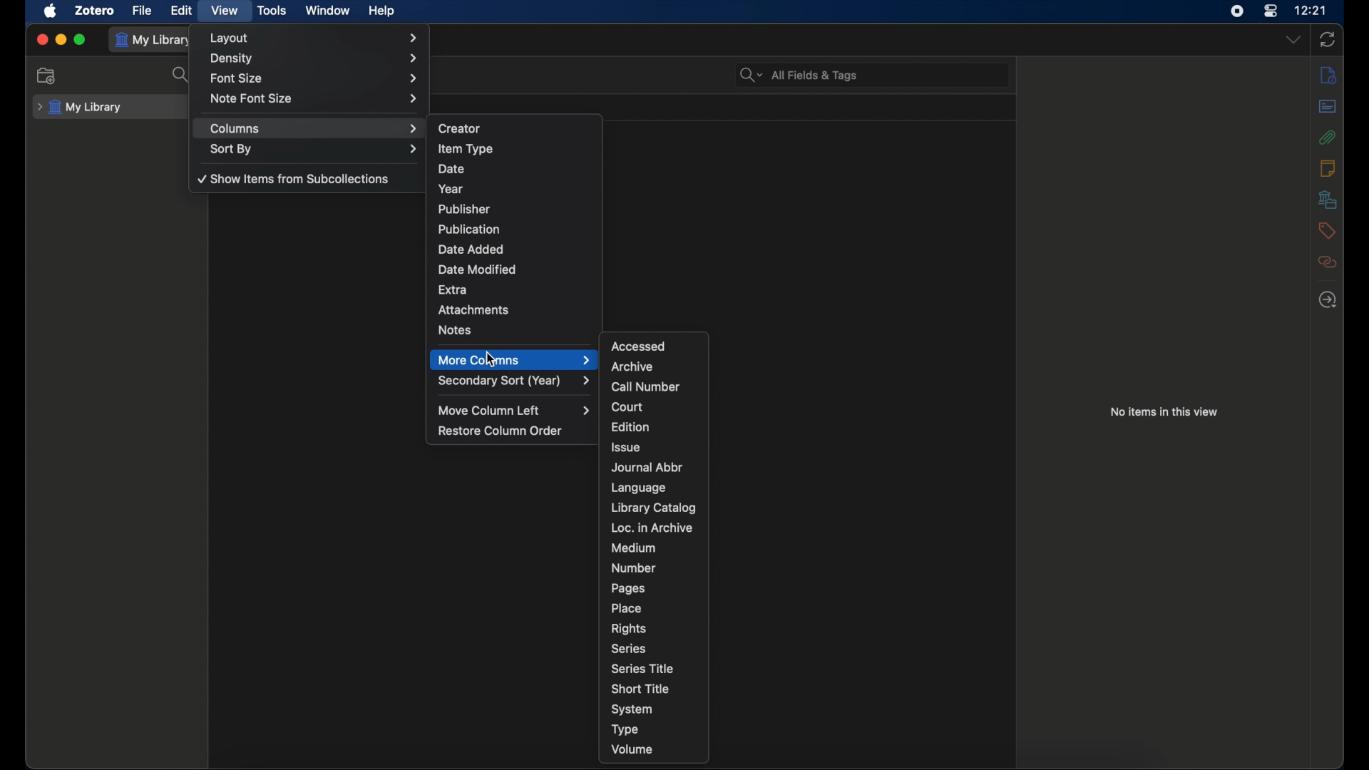 This screenshot has width=1369, height=770. What do you see at coordinates (314, 98) in the screenshot?
I see `note font size` at bounding box center [314, 98].